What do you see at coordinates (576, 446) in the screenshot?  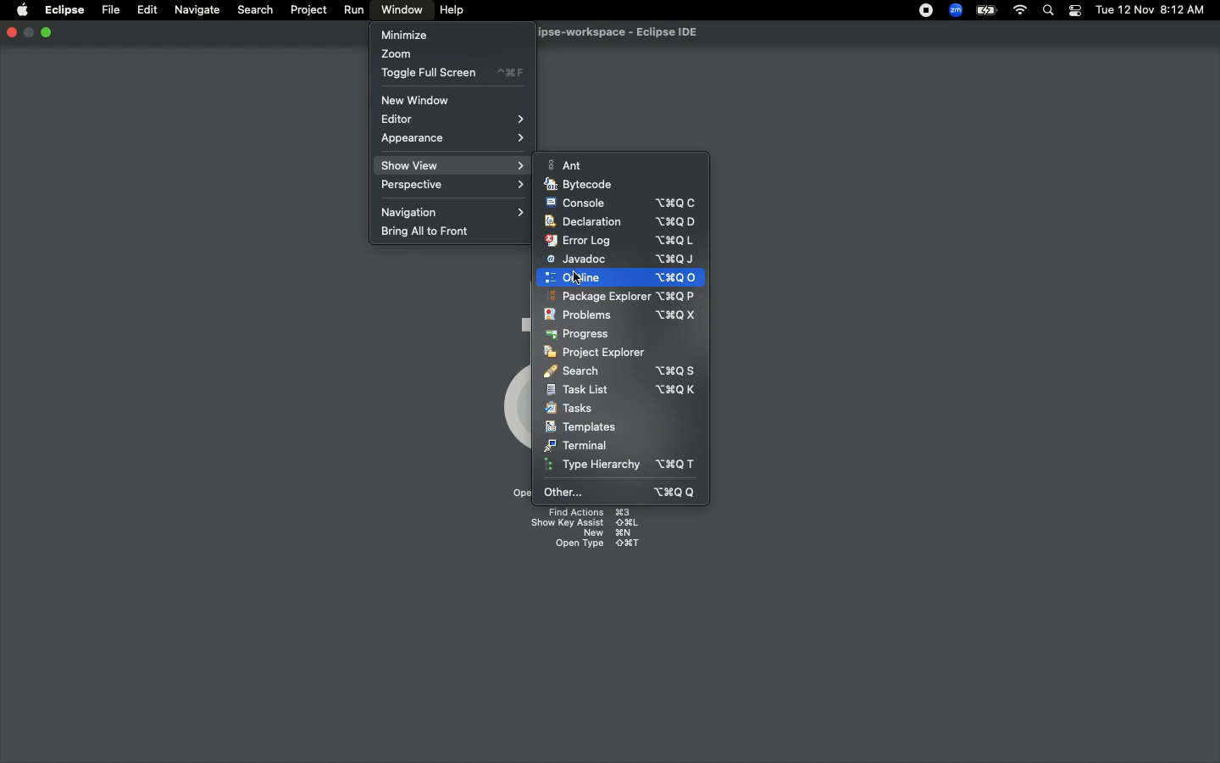 I see `Terminal` at bounding box center [576, 446].